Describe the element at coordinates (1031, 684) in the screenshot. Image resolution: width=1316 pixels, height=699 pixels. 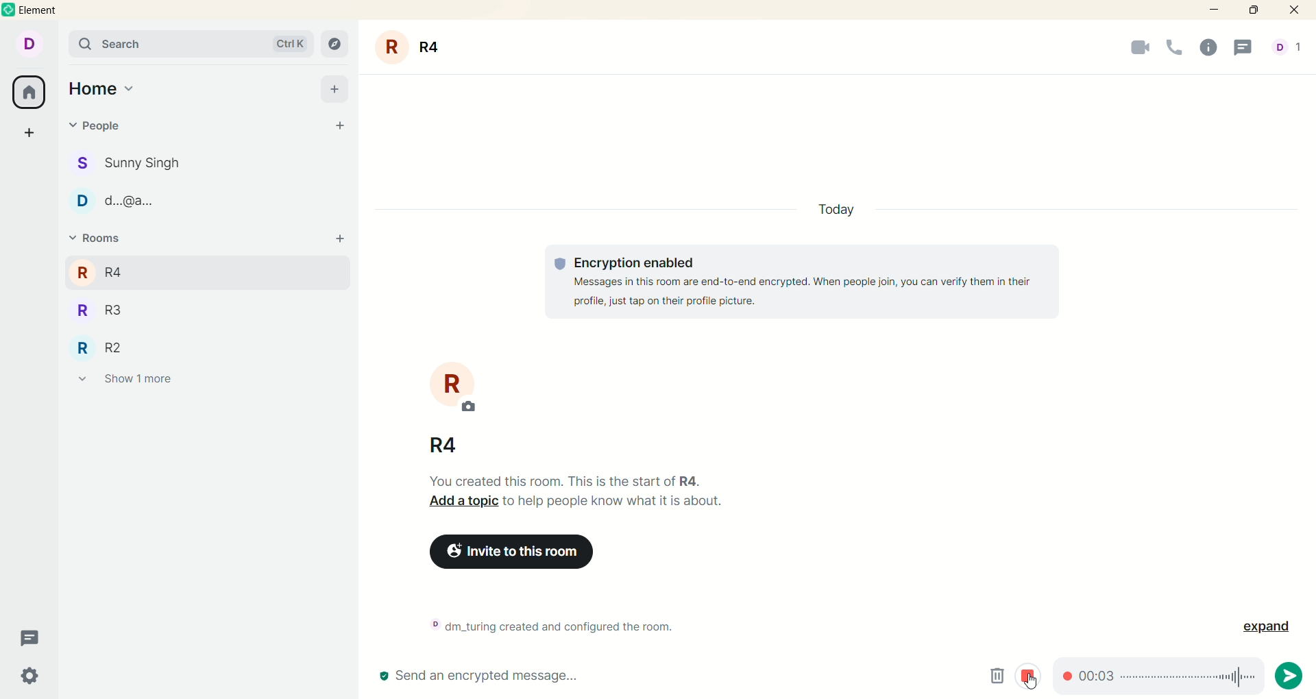
I see `cursor` at that location.